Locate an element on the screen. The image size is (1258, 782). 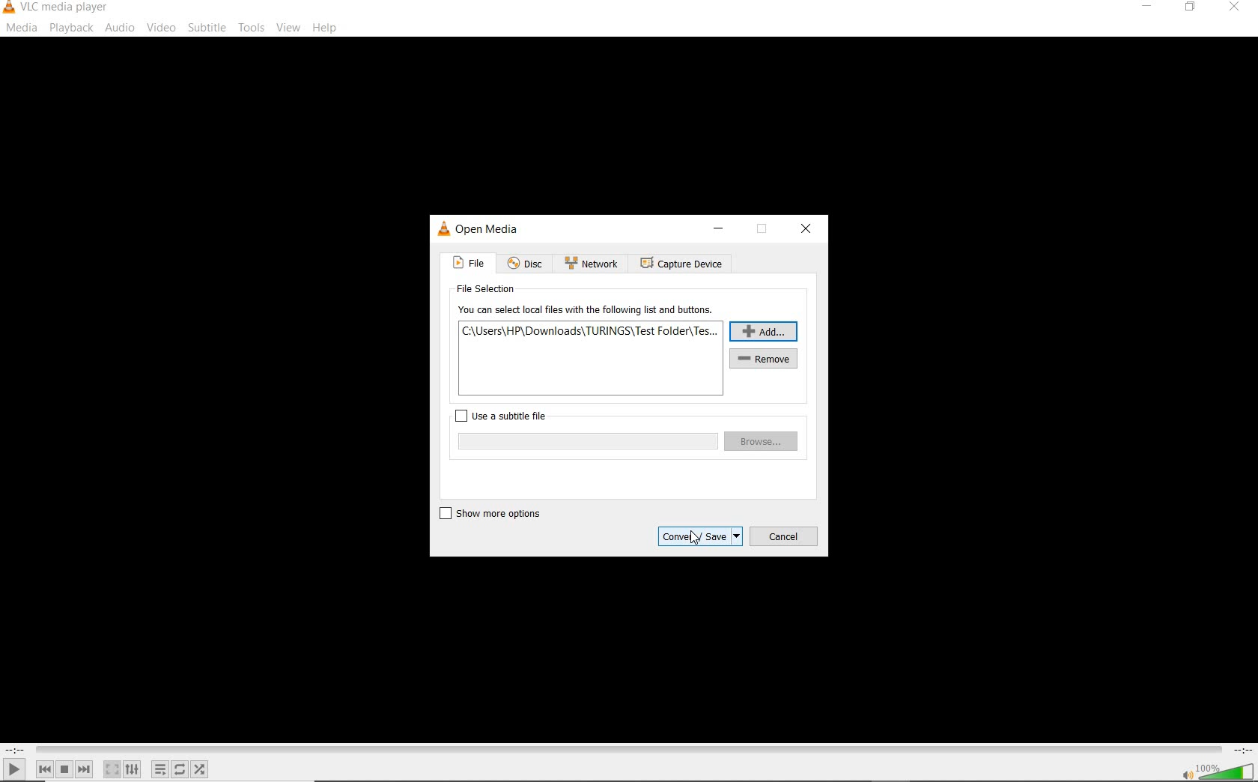
close is located at coordinates (1233, 10).